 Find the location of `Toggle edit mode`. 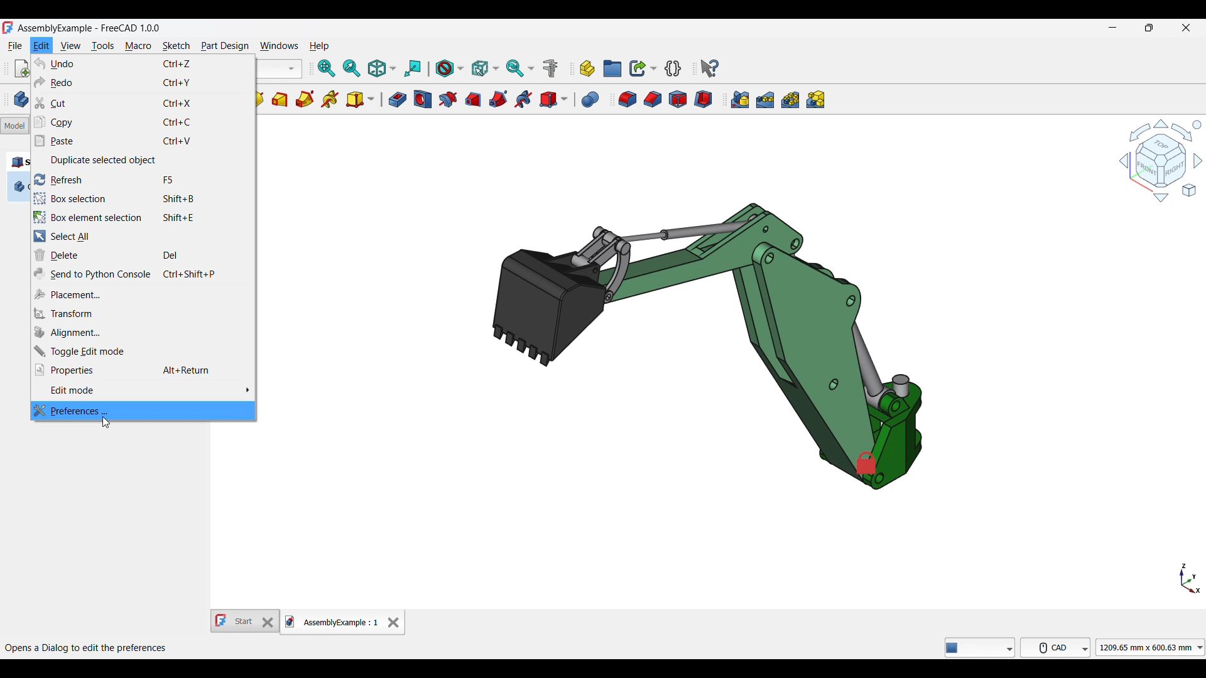

Toggle edit mode is located at coordinates (143, 351).